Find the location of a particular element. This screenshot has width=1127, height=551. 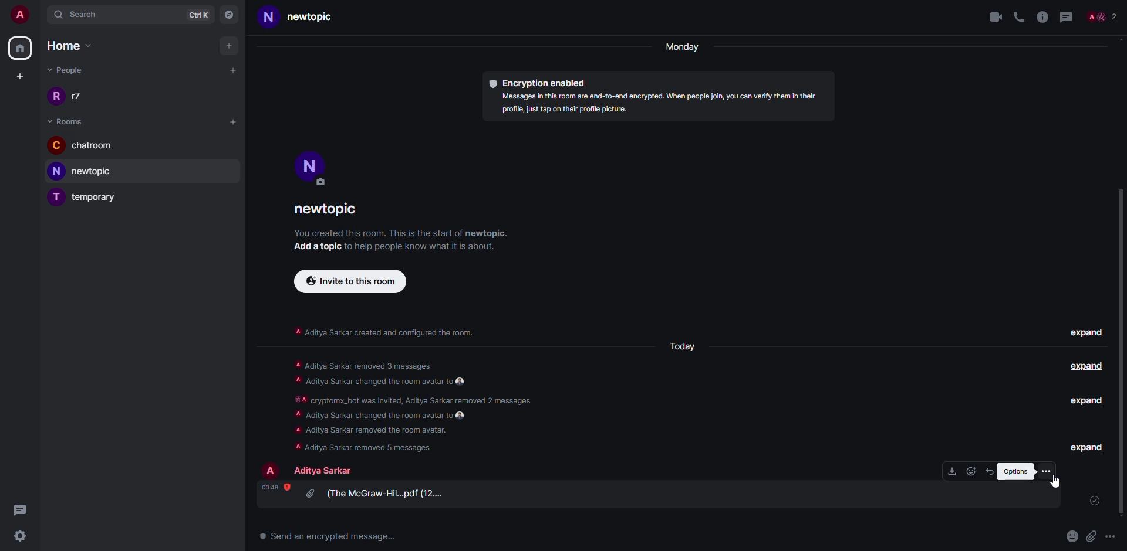

video call is located at coordinates (994, 16).